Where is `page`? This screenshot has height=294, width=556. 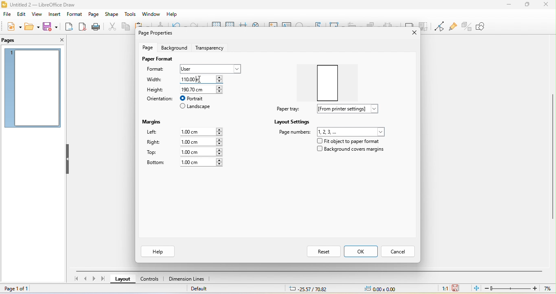 page is located at coordinates (149, 47).